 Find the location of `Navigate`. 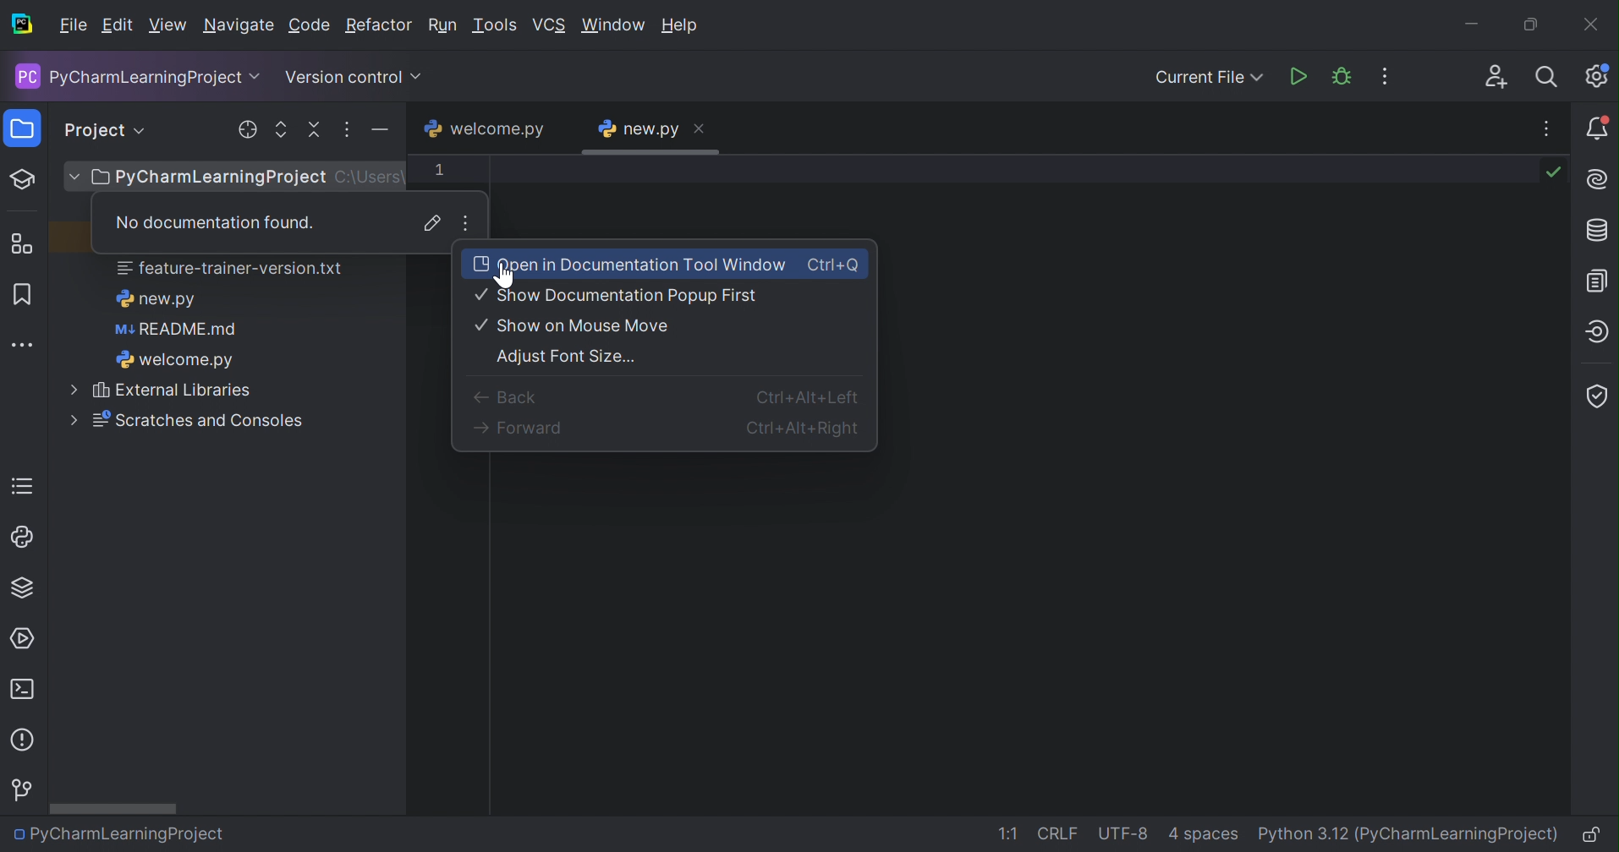

Navigate is located at coordinates (239, 27).